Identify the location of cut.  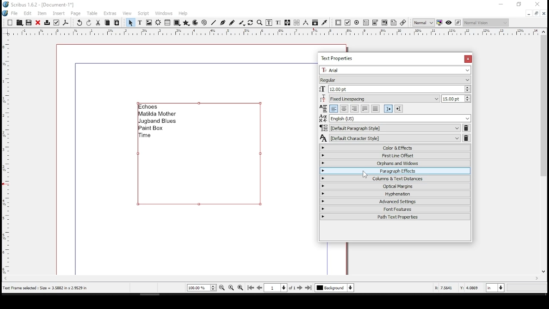
(98, 22).